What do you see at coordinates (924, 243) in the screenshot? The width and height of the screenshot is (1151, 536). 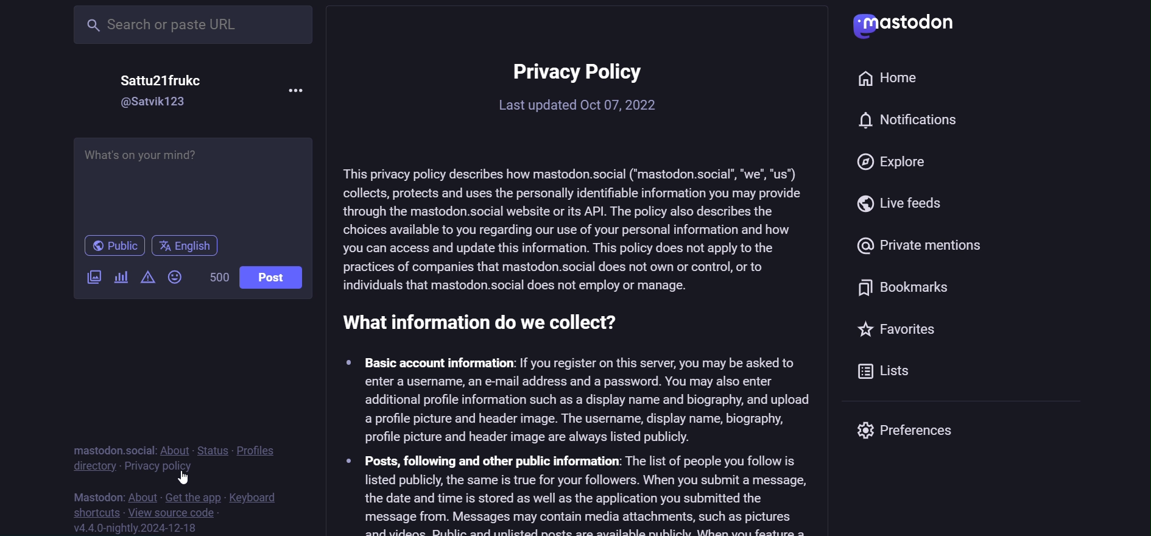 I see `private mention` at bounding box center [924, 243].